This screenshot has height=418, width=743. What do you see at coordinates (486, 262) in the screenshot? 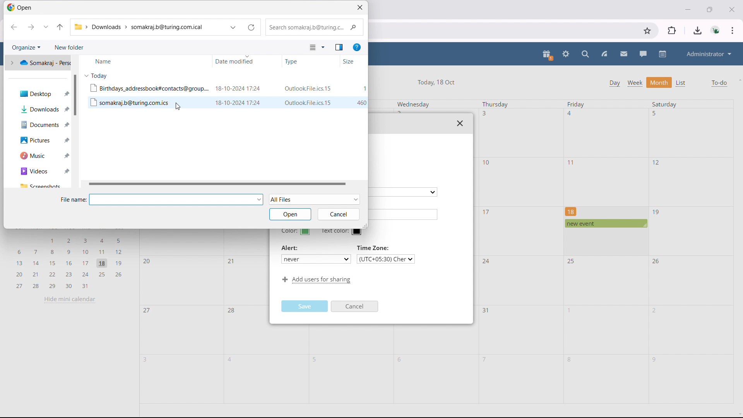
I see `24` at bounding box center [486, 262].